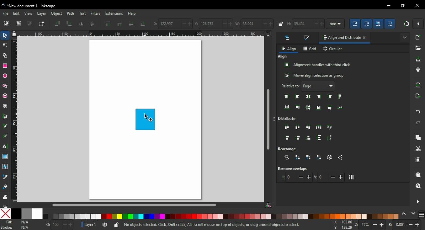  Describe the element at coordinates (405, 37) in the screenshot. I see `show` at that location.